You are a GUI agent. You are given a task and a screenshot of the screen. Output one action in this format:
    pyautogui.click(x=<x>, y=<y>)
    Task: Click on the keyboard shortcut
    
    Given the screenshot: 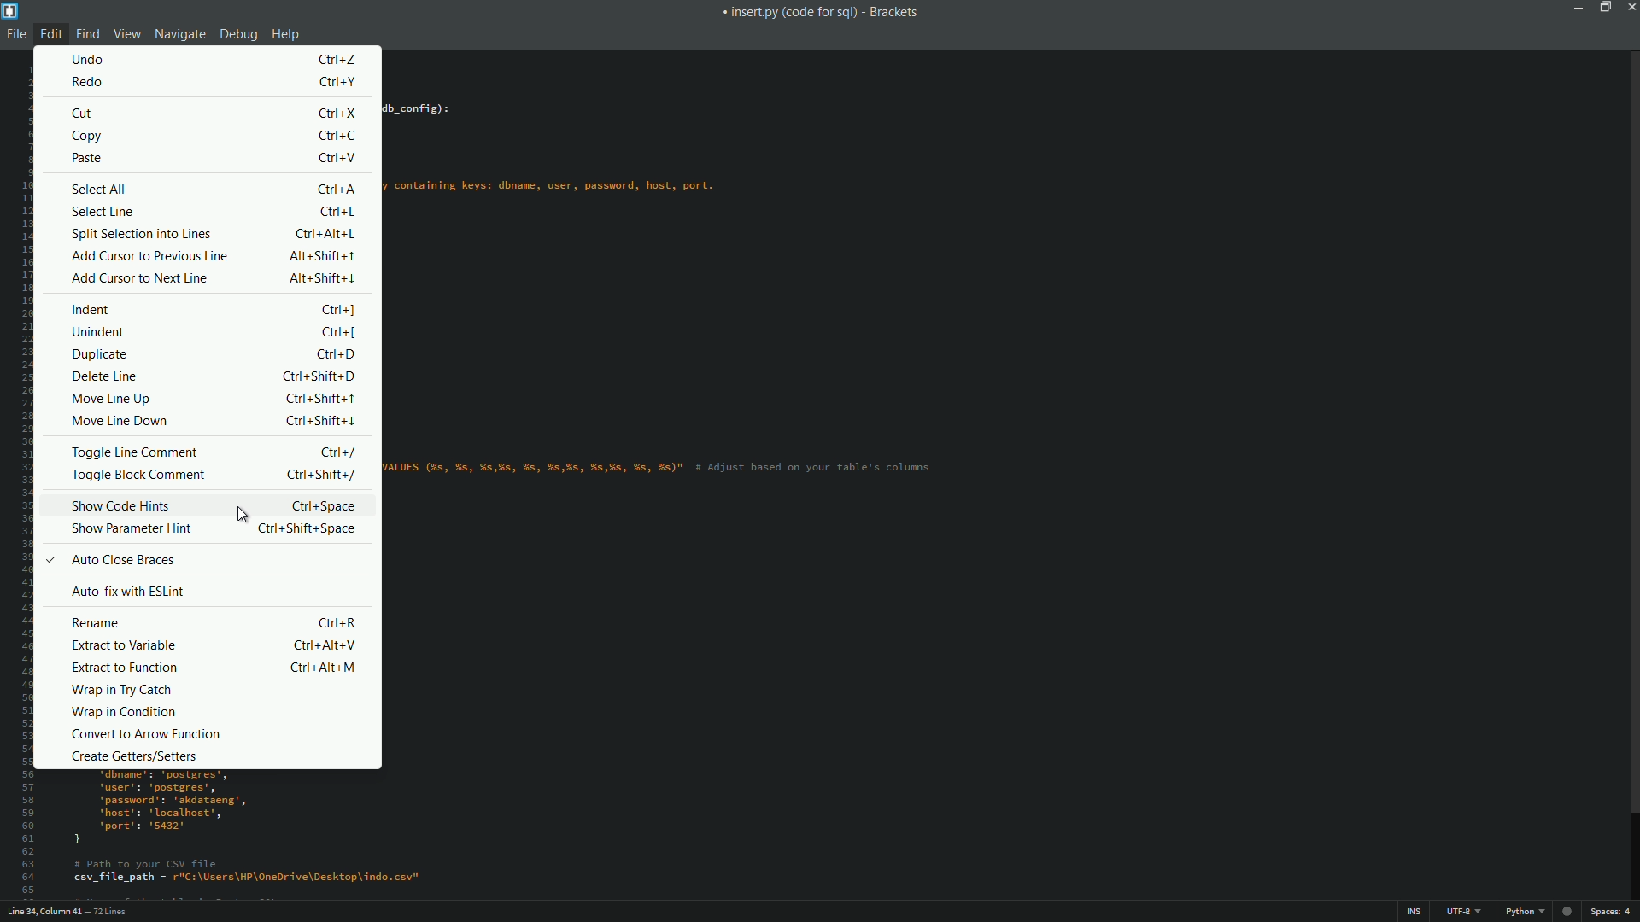 What is the action you would take?
    pyautogui.click(x=337, y=310)
    